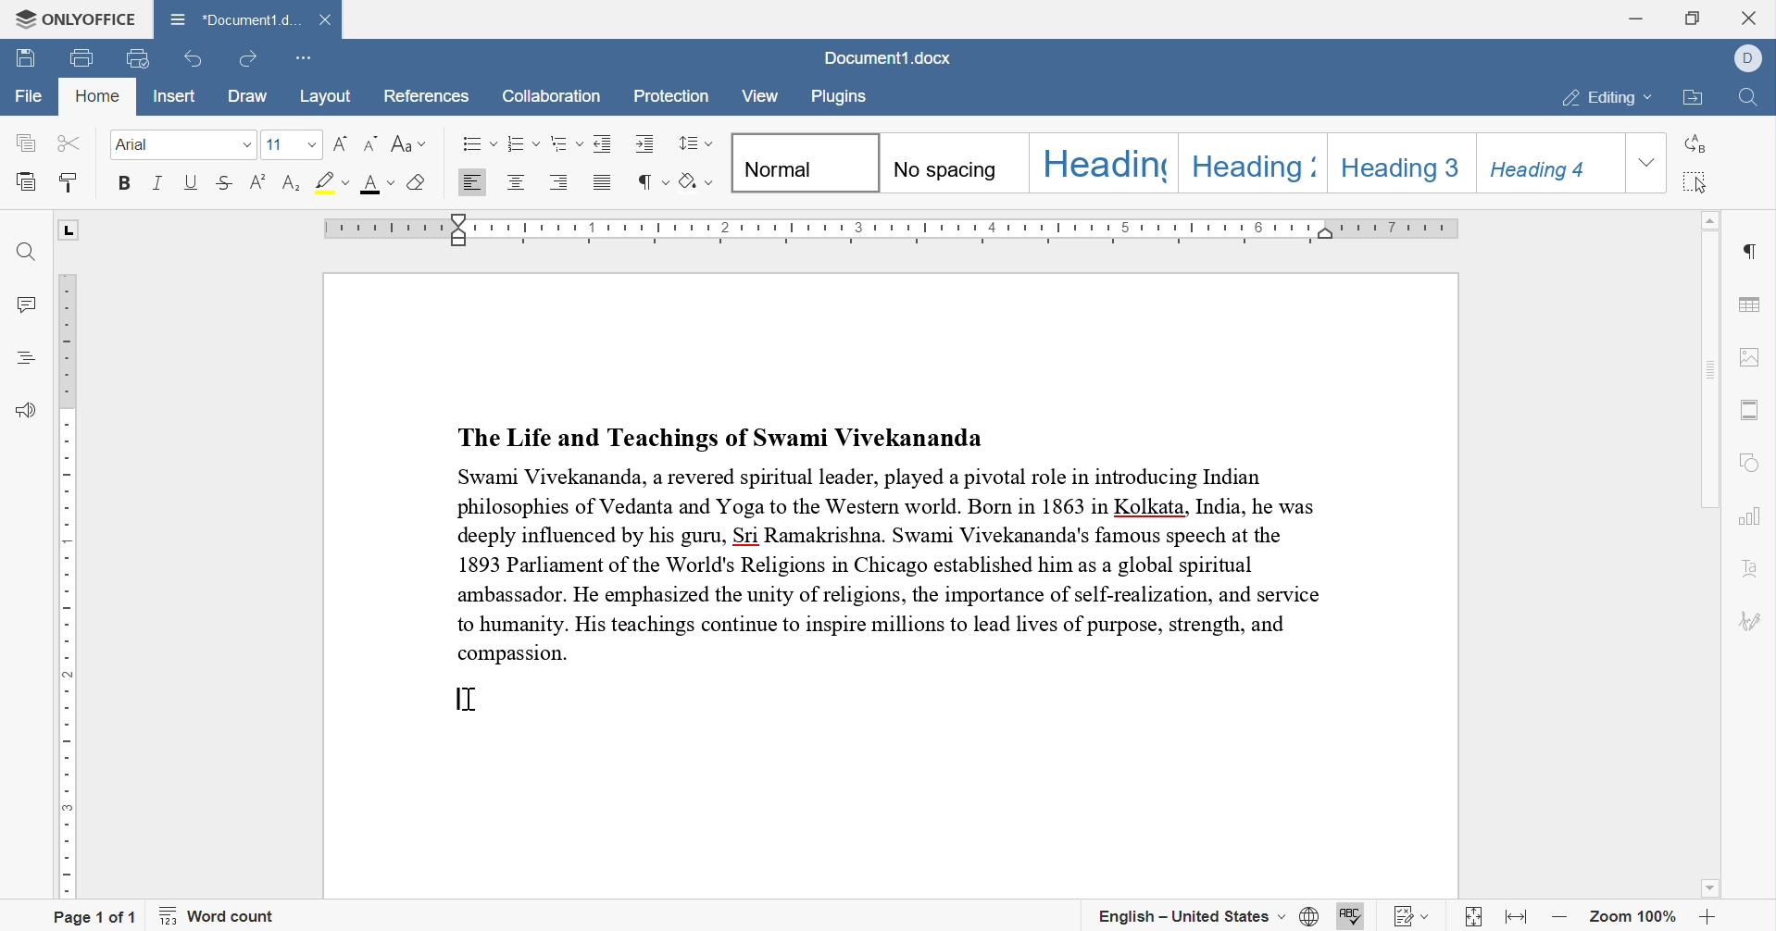  I want to click on ruler, so click(897, 229).